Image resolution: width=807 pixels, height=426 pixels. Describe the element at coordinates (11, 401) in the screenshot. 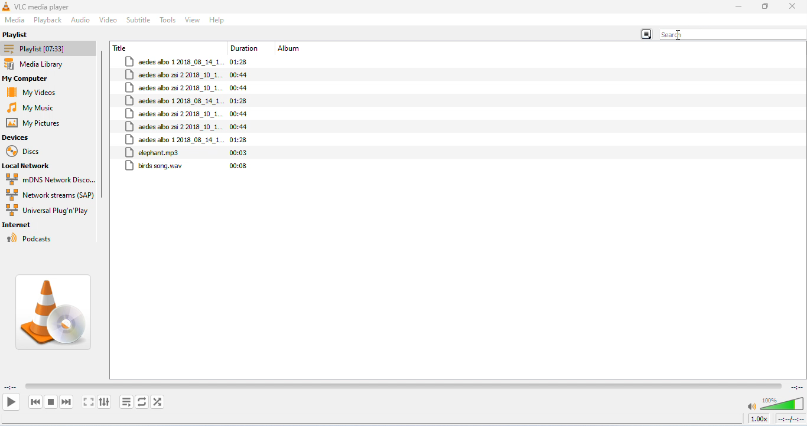

I see `play` at that location.